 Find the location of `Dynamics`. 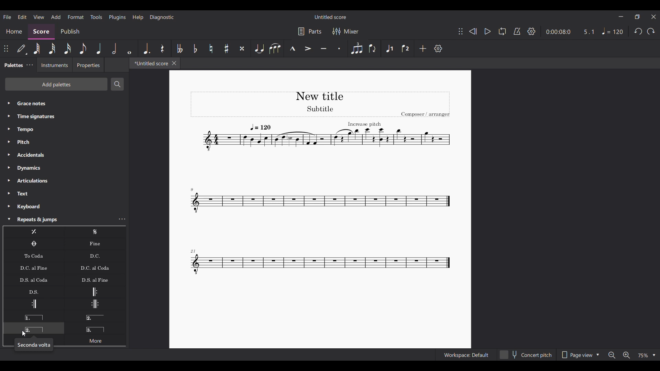

Dynamics is located at coordinates (64, 168).